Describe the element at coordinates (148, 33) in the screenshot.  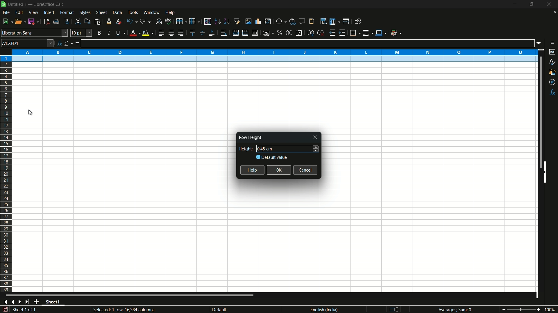
I see `background fill` at that location.